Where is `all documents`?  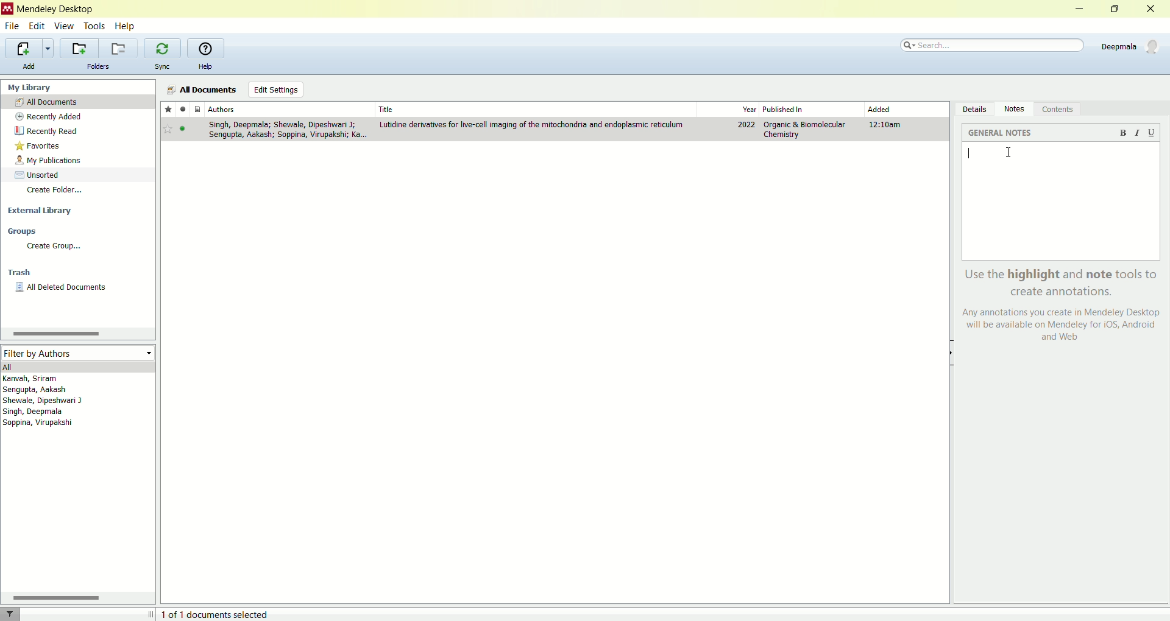
all documents is located at coordinates (77, 101).